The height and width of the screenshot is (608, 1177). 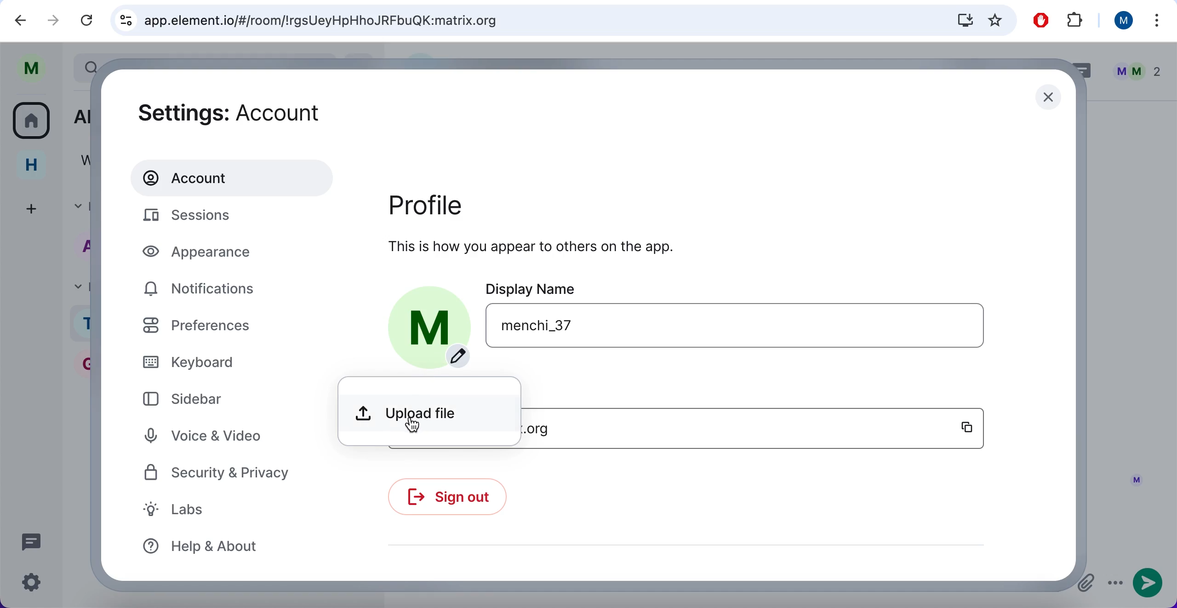 What do you see at coordinates (1048, 97) in the screenshot?
I see `close` at bounding box center [1048, 97].